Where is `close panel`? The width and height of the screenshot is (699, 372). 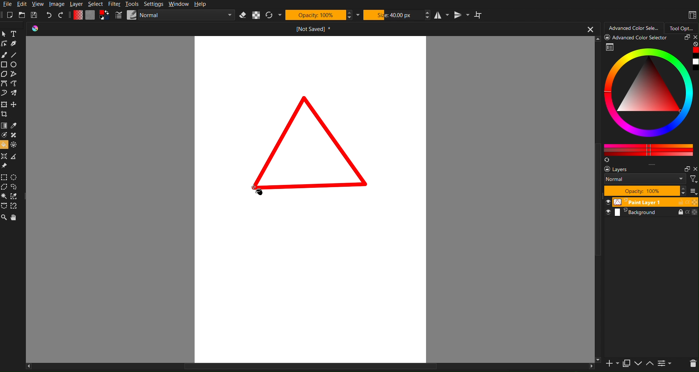 close panel is located at coordinates (694, 38).